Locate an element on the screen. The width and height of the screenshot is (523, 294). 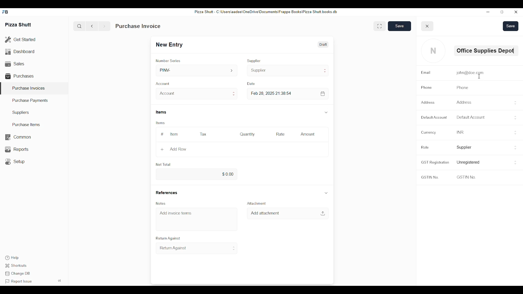
Address is located at coordinates (429, 102).